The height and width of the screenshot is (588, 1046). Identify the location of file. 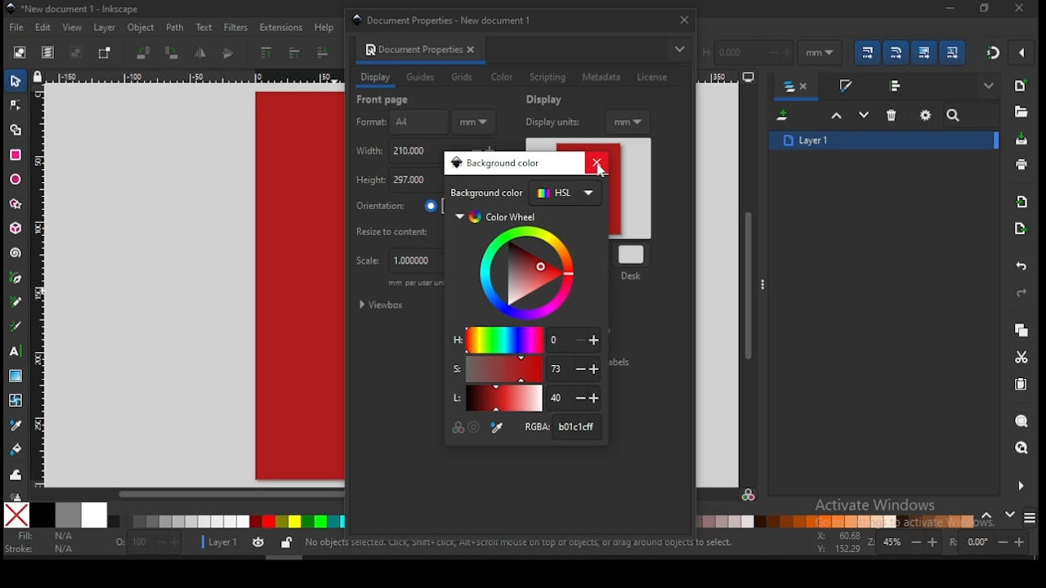
(16, 29).